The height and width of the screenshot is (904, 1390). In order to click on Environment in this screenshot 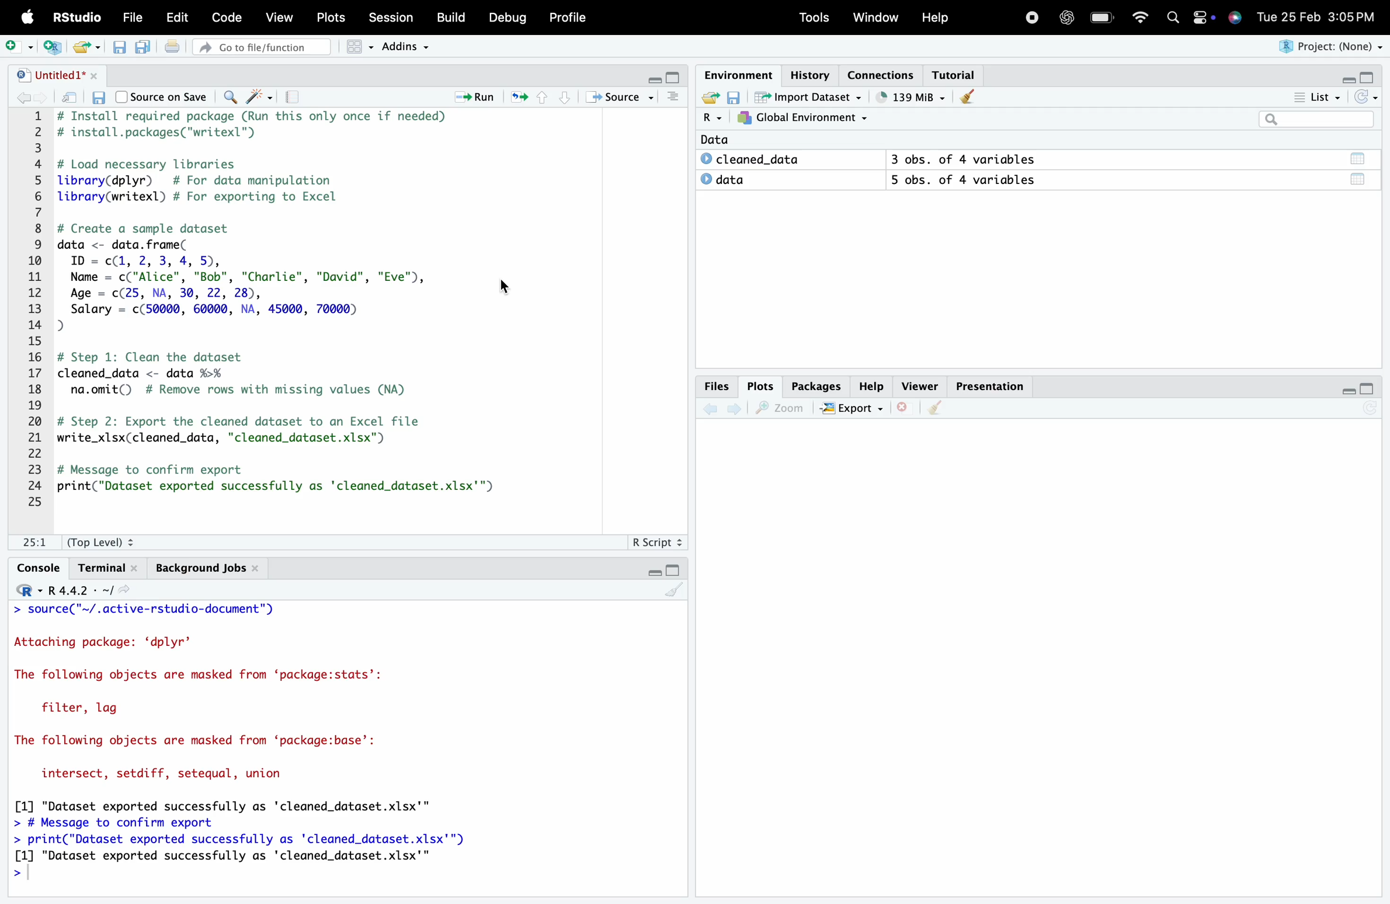, I will do `click(738, 74)`.